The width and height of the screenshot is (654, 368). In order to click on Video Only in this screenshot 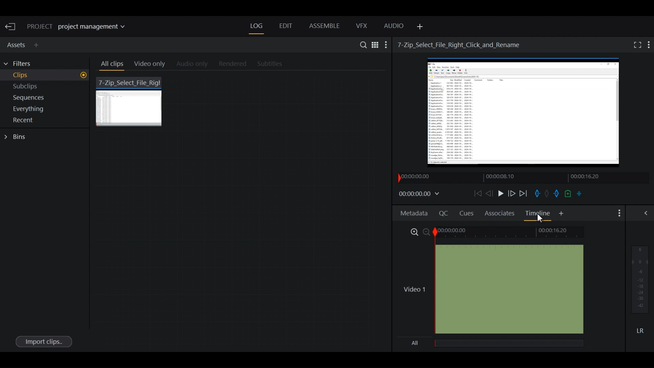, I will do `click(153, 65)`.